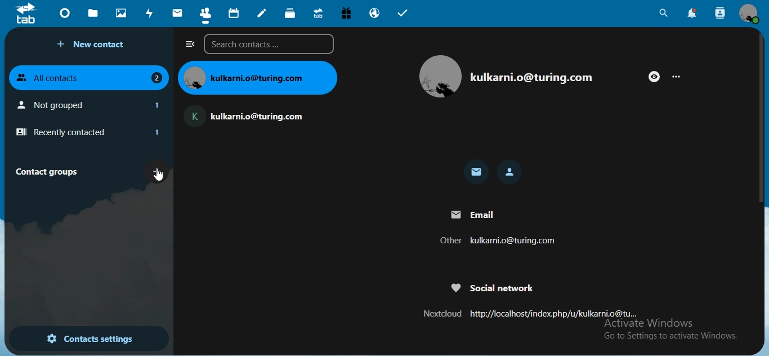 This screenshot has height=356, width=769. What do you see at coordinates (235, 14) in the screenshot?
I see `calendar` at bounding box center [235, 14].